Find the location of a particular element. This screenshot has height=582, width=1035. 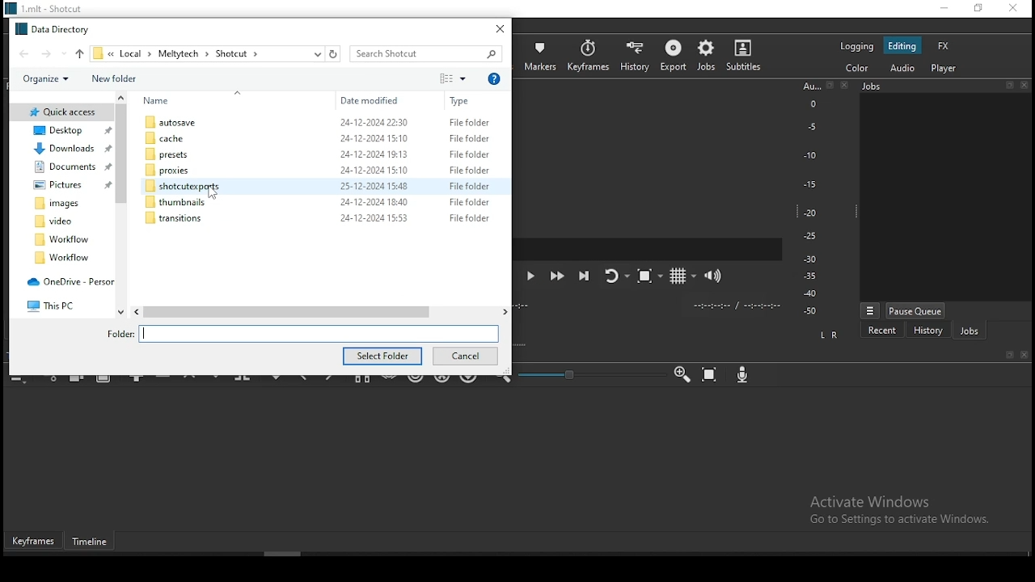

local folder is located at coordinates (174, 169).